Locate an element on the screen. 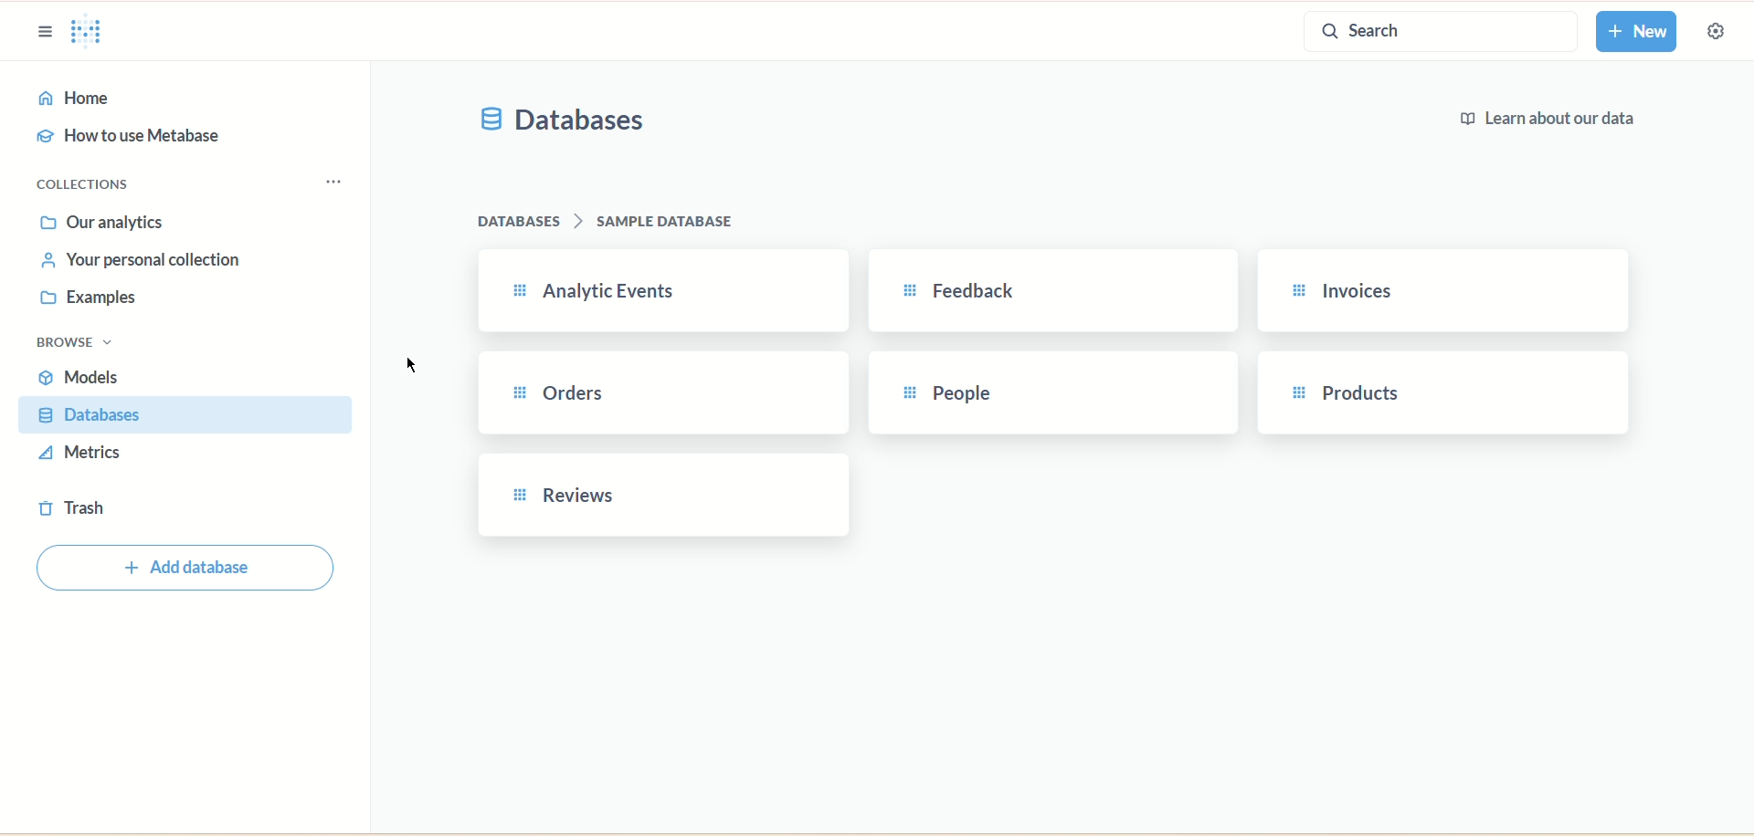  invoices is located at coordinates (1448, 291).